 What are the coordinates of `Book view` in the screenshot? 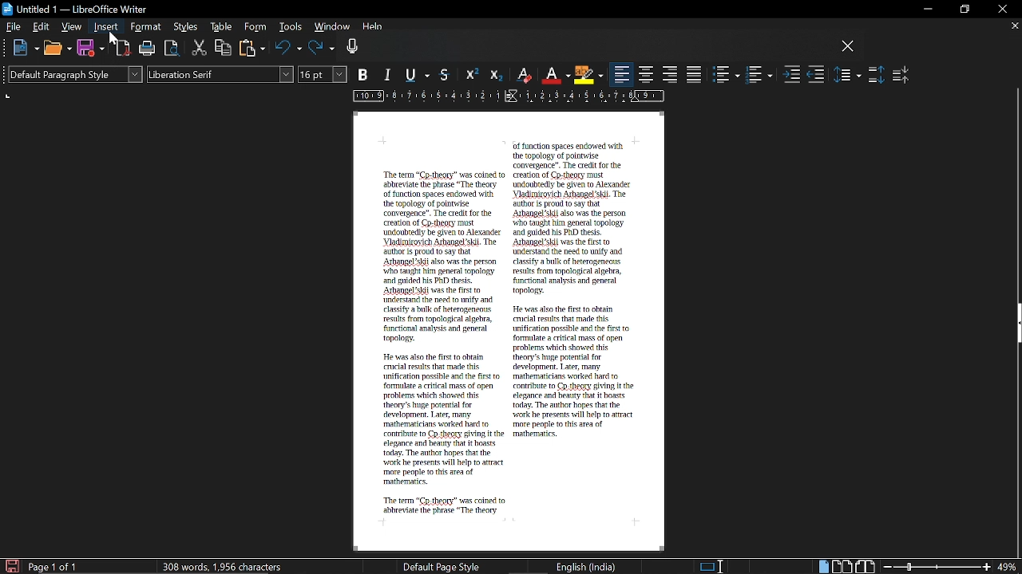 It's located at (866, 566).